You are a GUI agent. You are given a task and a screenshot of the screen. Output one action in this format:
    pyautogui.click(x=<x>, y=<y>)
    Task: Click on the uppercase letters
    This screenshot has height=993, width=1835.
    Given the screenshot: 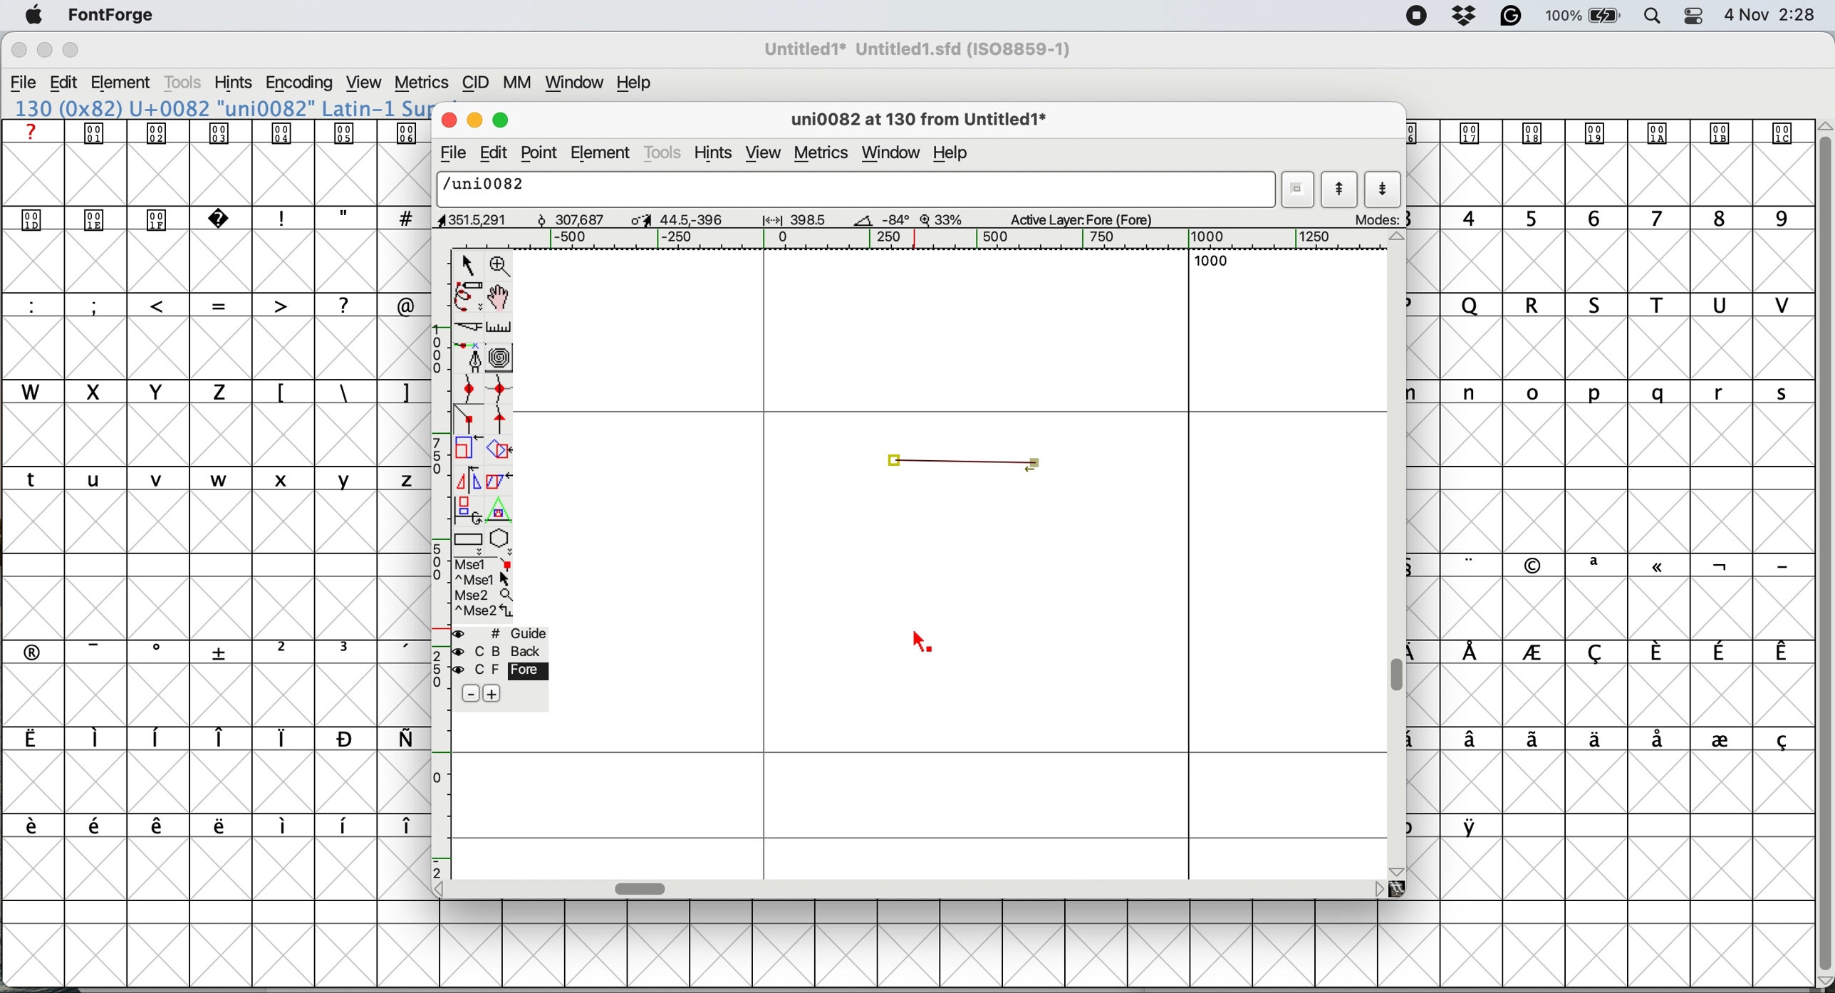 What is the action you would take?
    pyautogui.click(x=125, y=391)
    